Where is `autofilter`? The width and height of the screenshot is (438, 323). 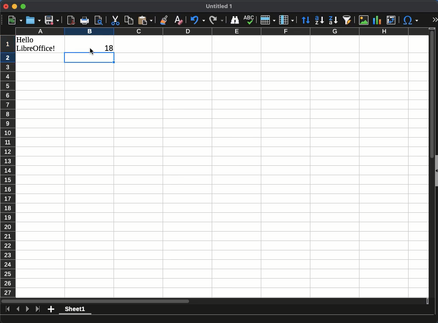
autofilter is located at coordinates (346, 19).